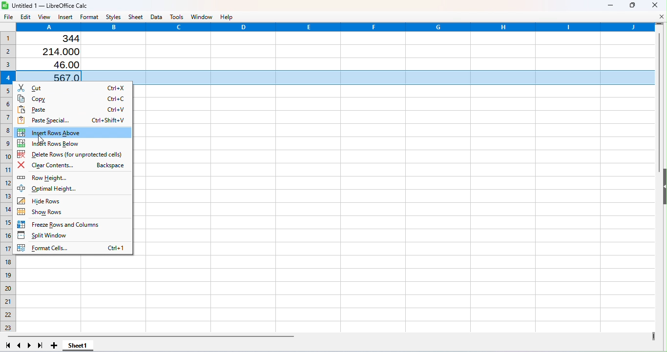  I want to click on Styles, so click(113, 16).